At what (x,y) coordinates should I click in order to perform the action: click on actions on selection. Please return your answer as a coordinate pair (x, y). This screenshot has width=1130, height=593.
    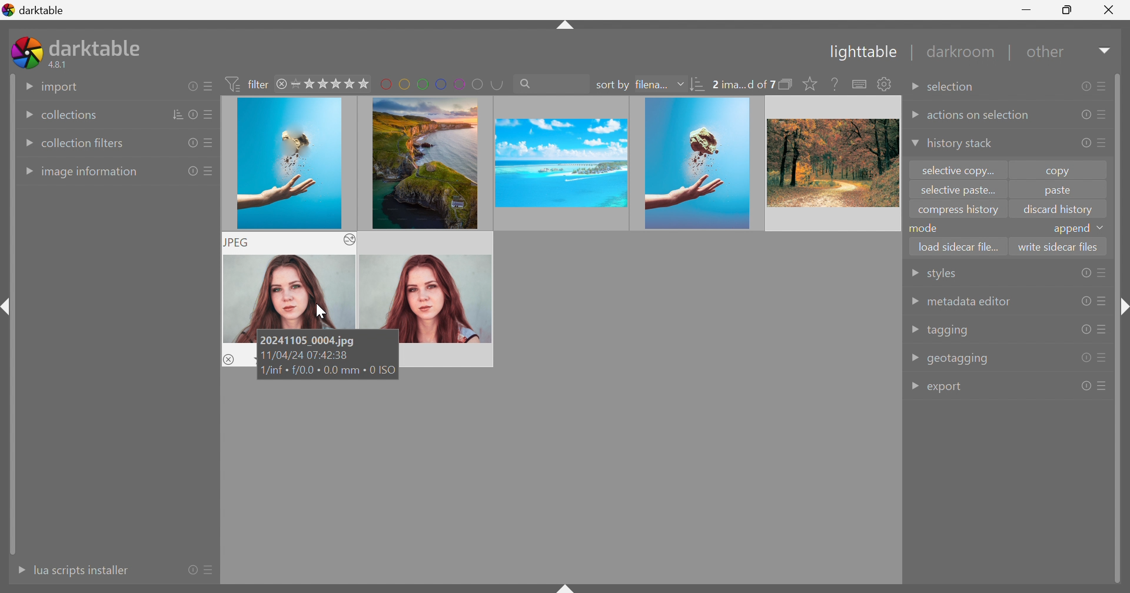
    Looking at the image, I should click on (979, 116).